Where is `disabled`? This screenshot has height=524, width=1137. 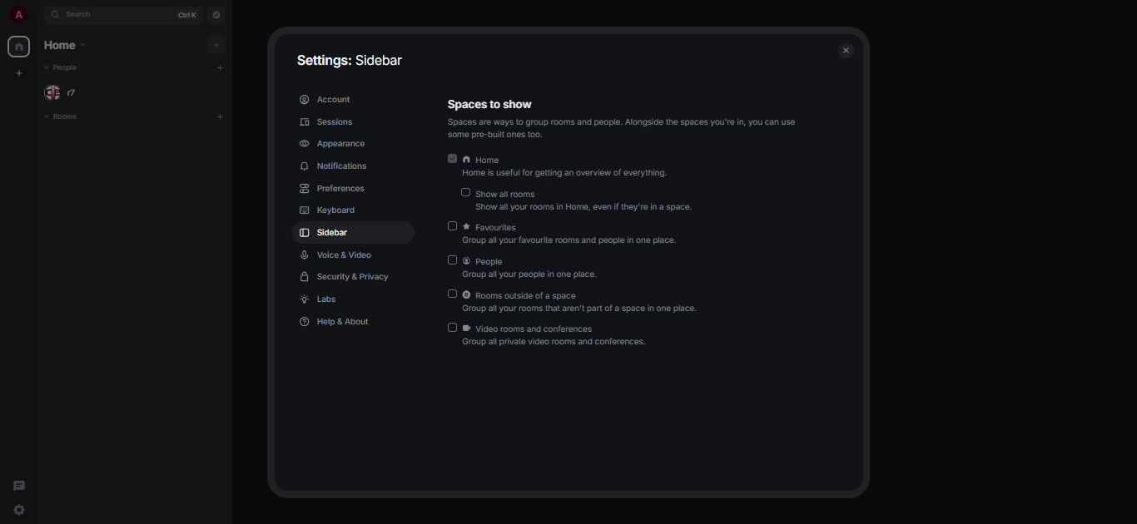 disabled is located at coordinates (454, 260).